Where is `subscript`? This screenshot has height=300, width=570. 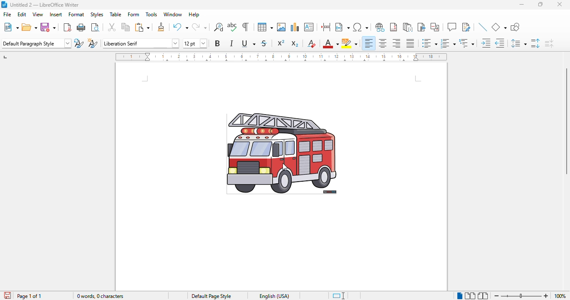 subscript is located at coordinates (295, 44).